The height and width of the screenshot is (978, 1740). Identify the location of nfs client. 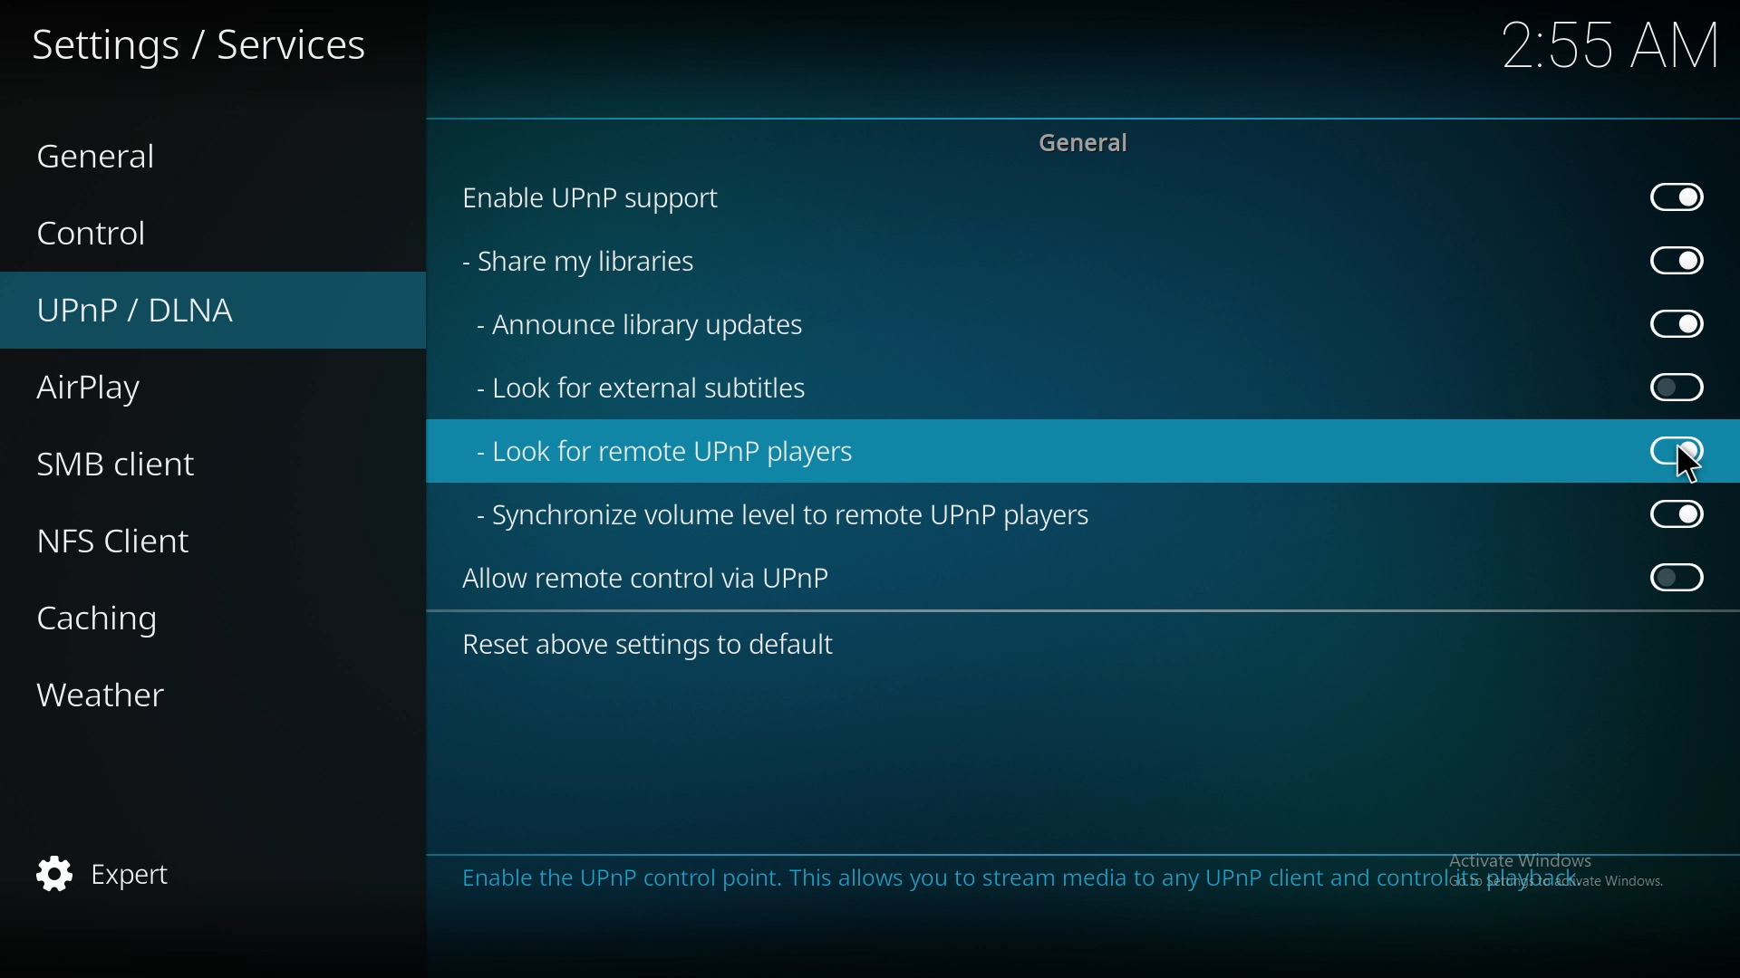
(127, 543).